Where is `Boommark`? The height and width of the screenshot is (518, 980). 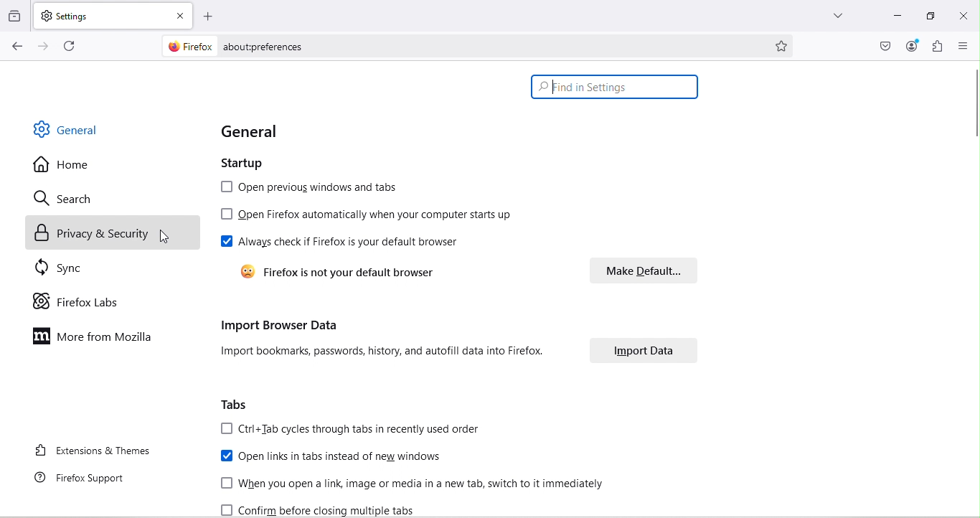
Boommark is located at coordinates (786, 44).